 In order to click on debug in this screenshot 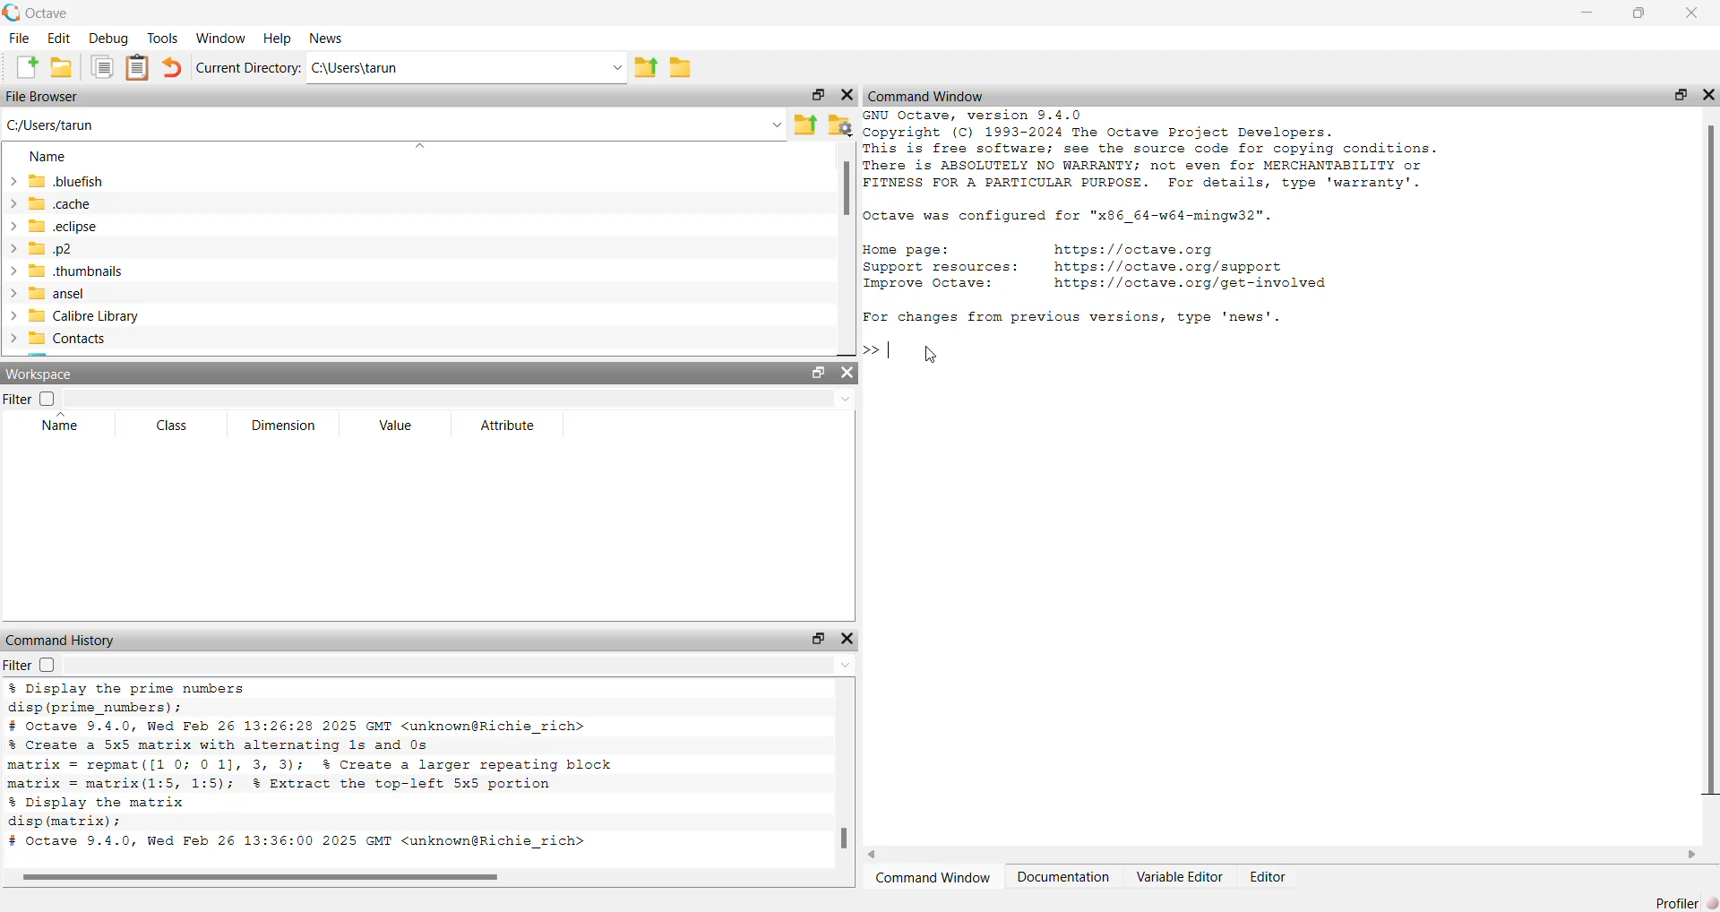, I will do `click(107, 39)`.